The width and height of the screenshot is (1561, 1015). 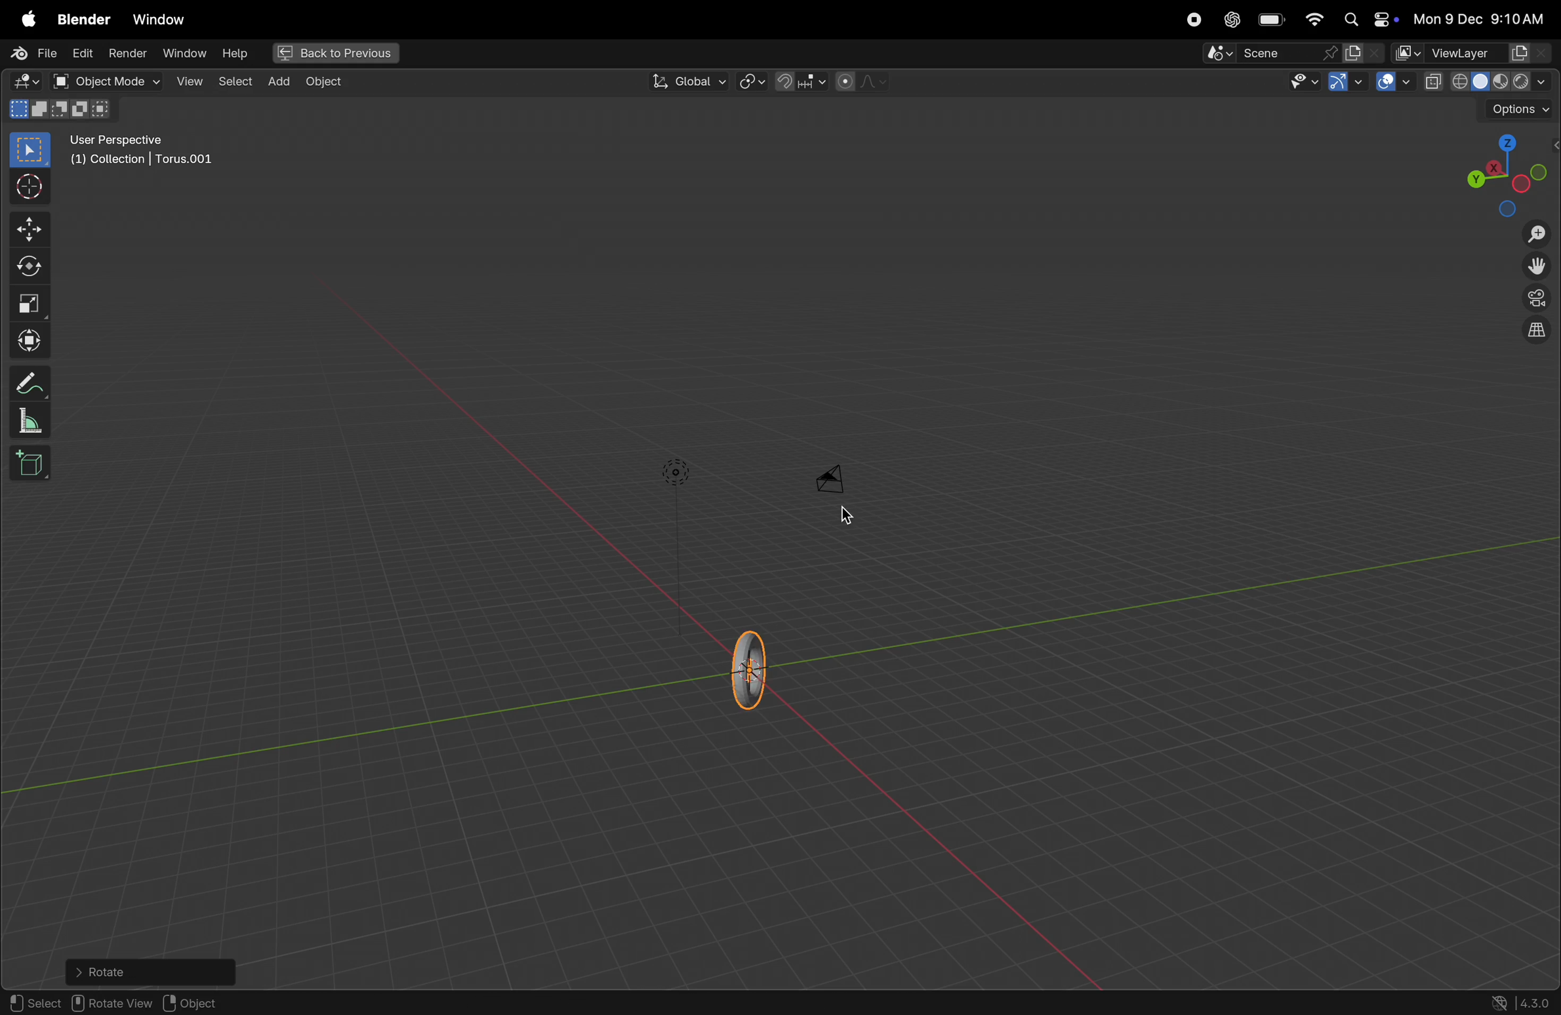 I want to click on torus, so click(x=754, y=667).